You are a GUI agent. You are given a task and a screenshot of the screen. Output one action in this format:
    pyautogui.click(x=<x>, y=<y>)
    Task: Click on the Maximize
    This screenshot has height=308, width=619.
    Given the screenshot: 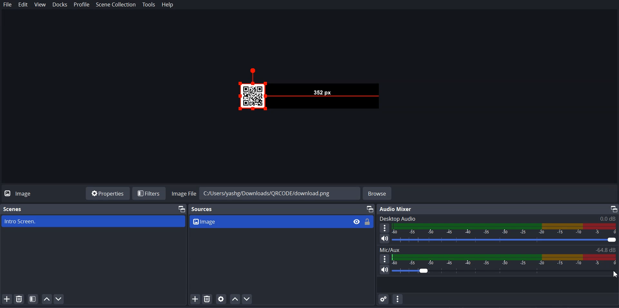 What is the action you would take?
    pyautogui.click(x=613, y=209)
    